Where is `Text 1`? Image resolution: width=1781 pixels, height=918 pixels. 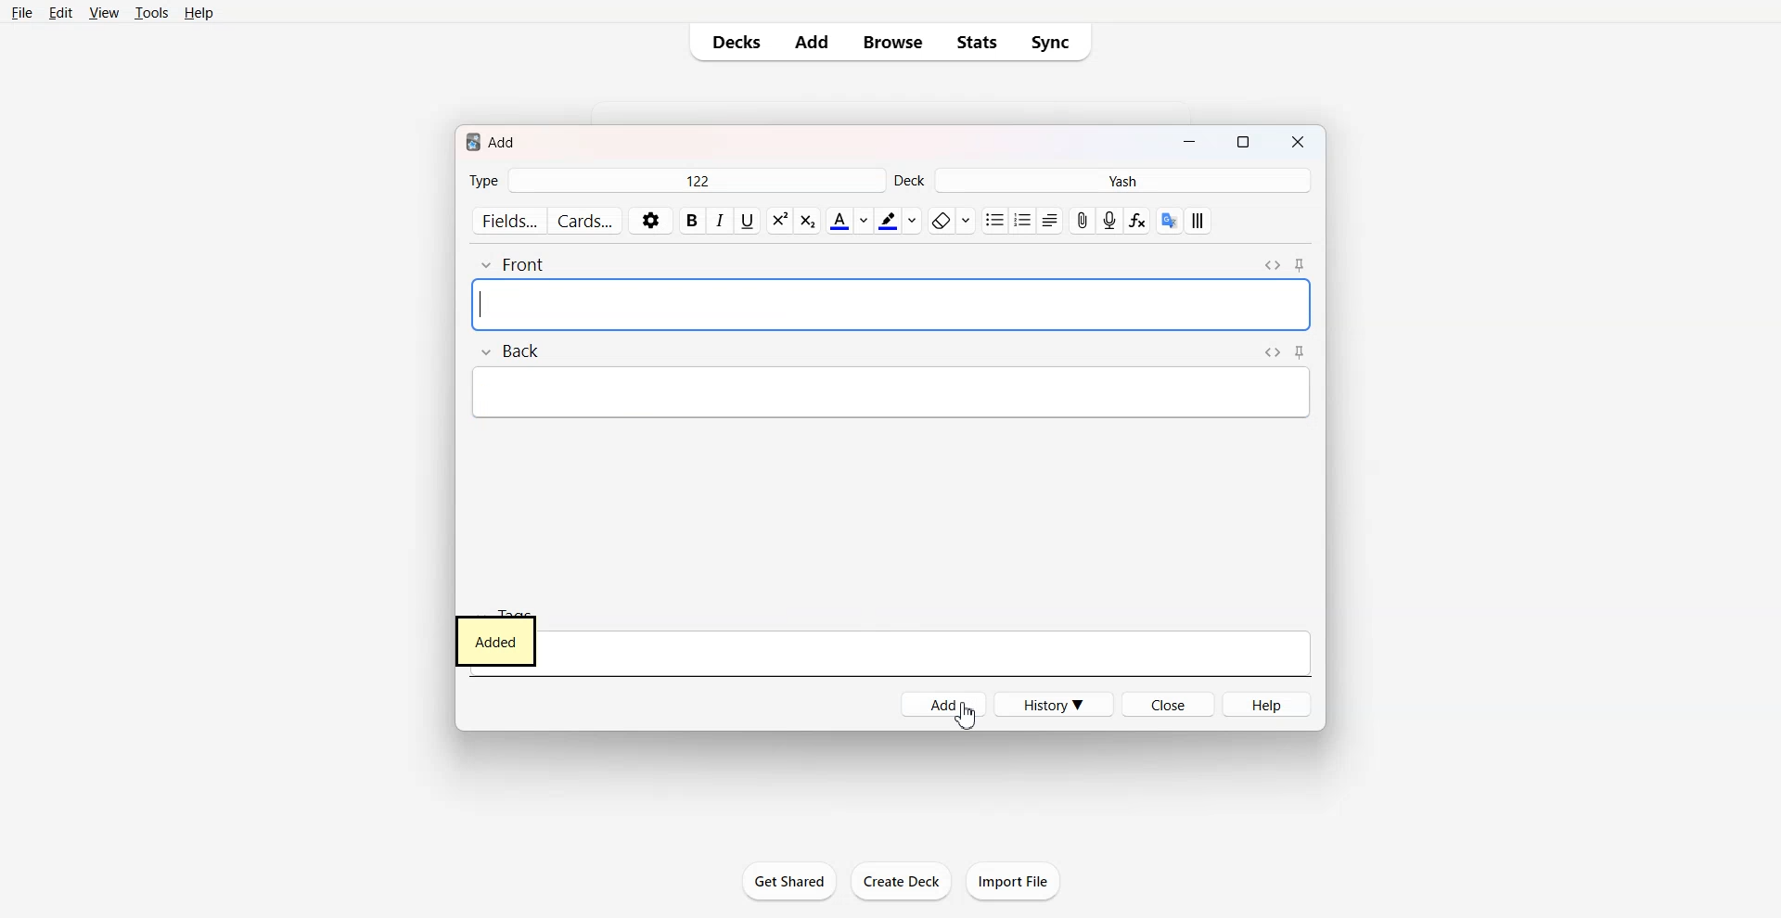 Text 1 is located at coordinates (493, 140).